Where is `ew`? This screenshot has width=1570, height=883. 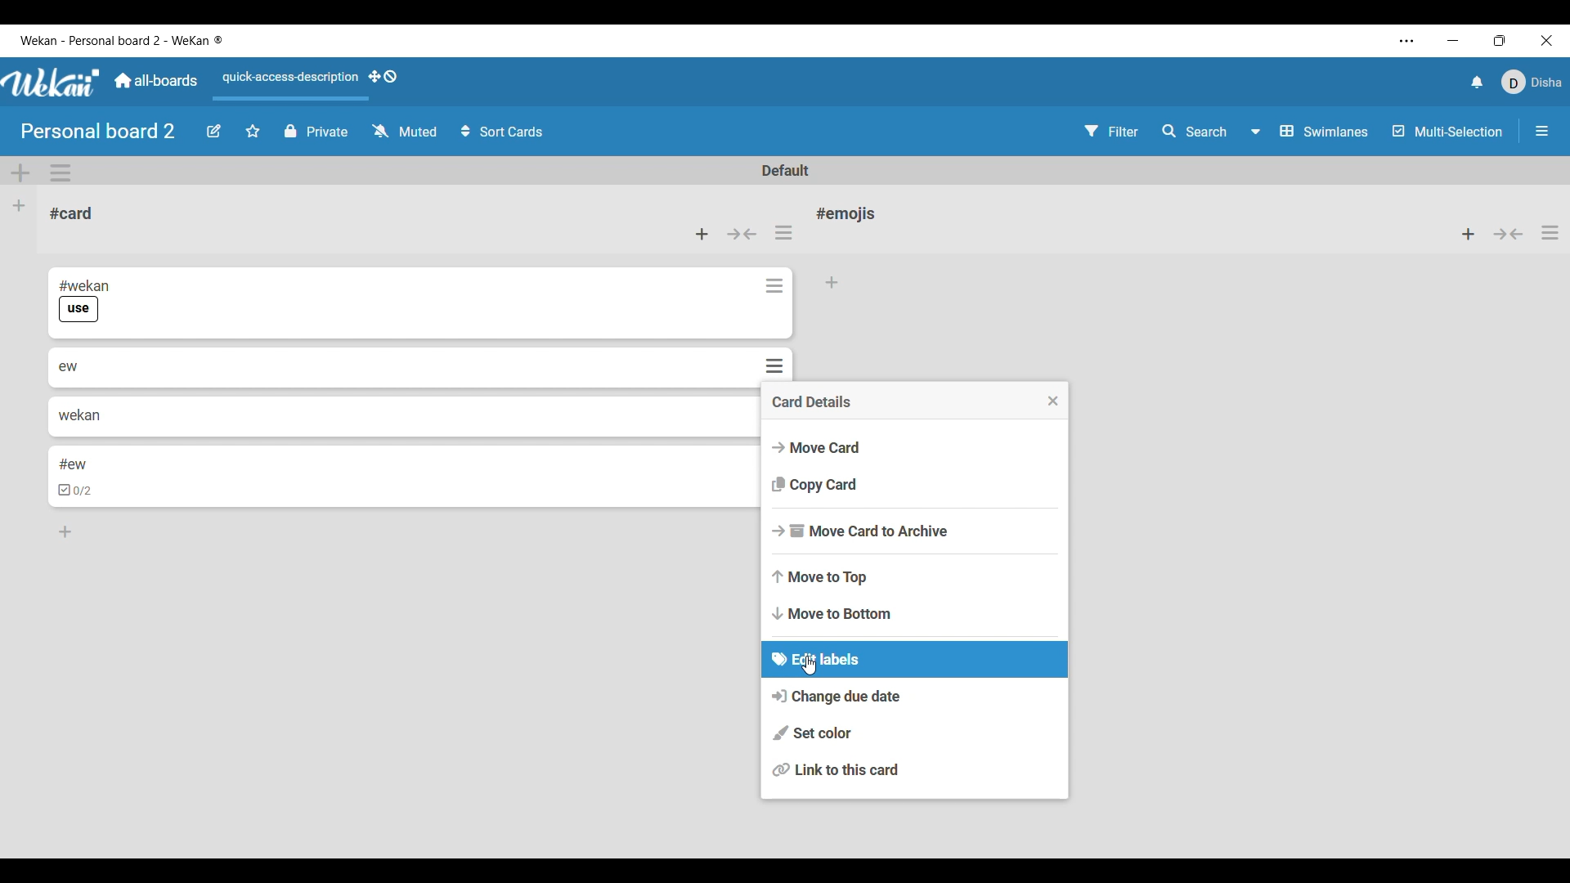 ew is located at coordinates (69, 365).